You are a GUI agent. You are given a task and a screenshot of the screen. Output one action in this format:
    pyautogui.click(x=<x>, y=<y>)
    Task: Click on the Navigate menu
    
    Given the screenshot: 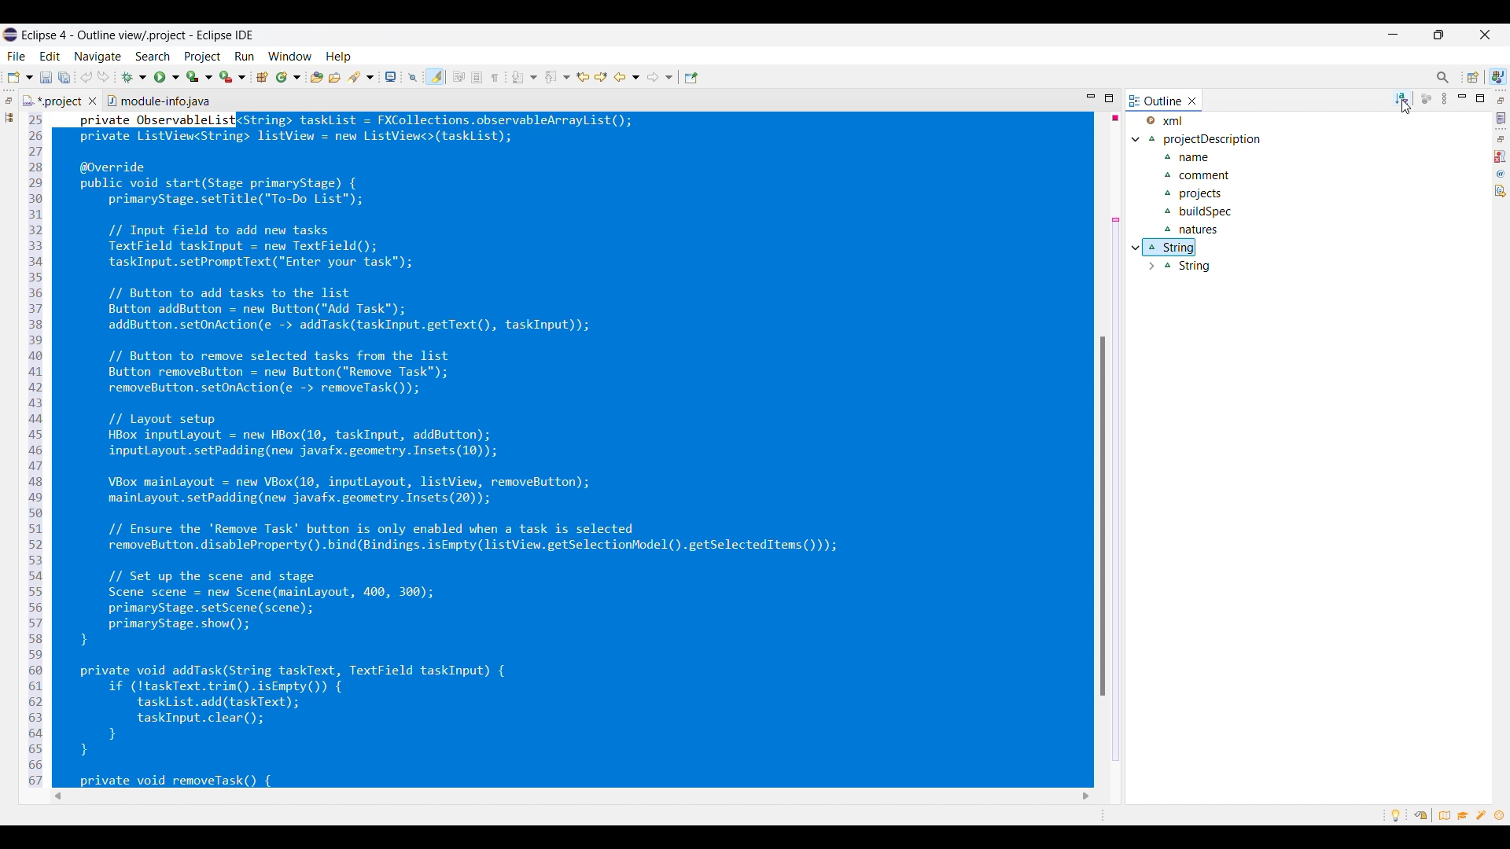 What is the action you would take?
    pyautogui.click(x=98, y=57)
    